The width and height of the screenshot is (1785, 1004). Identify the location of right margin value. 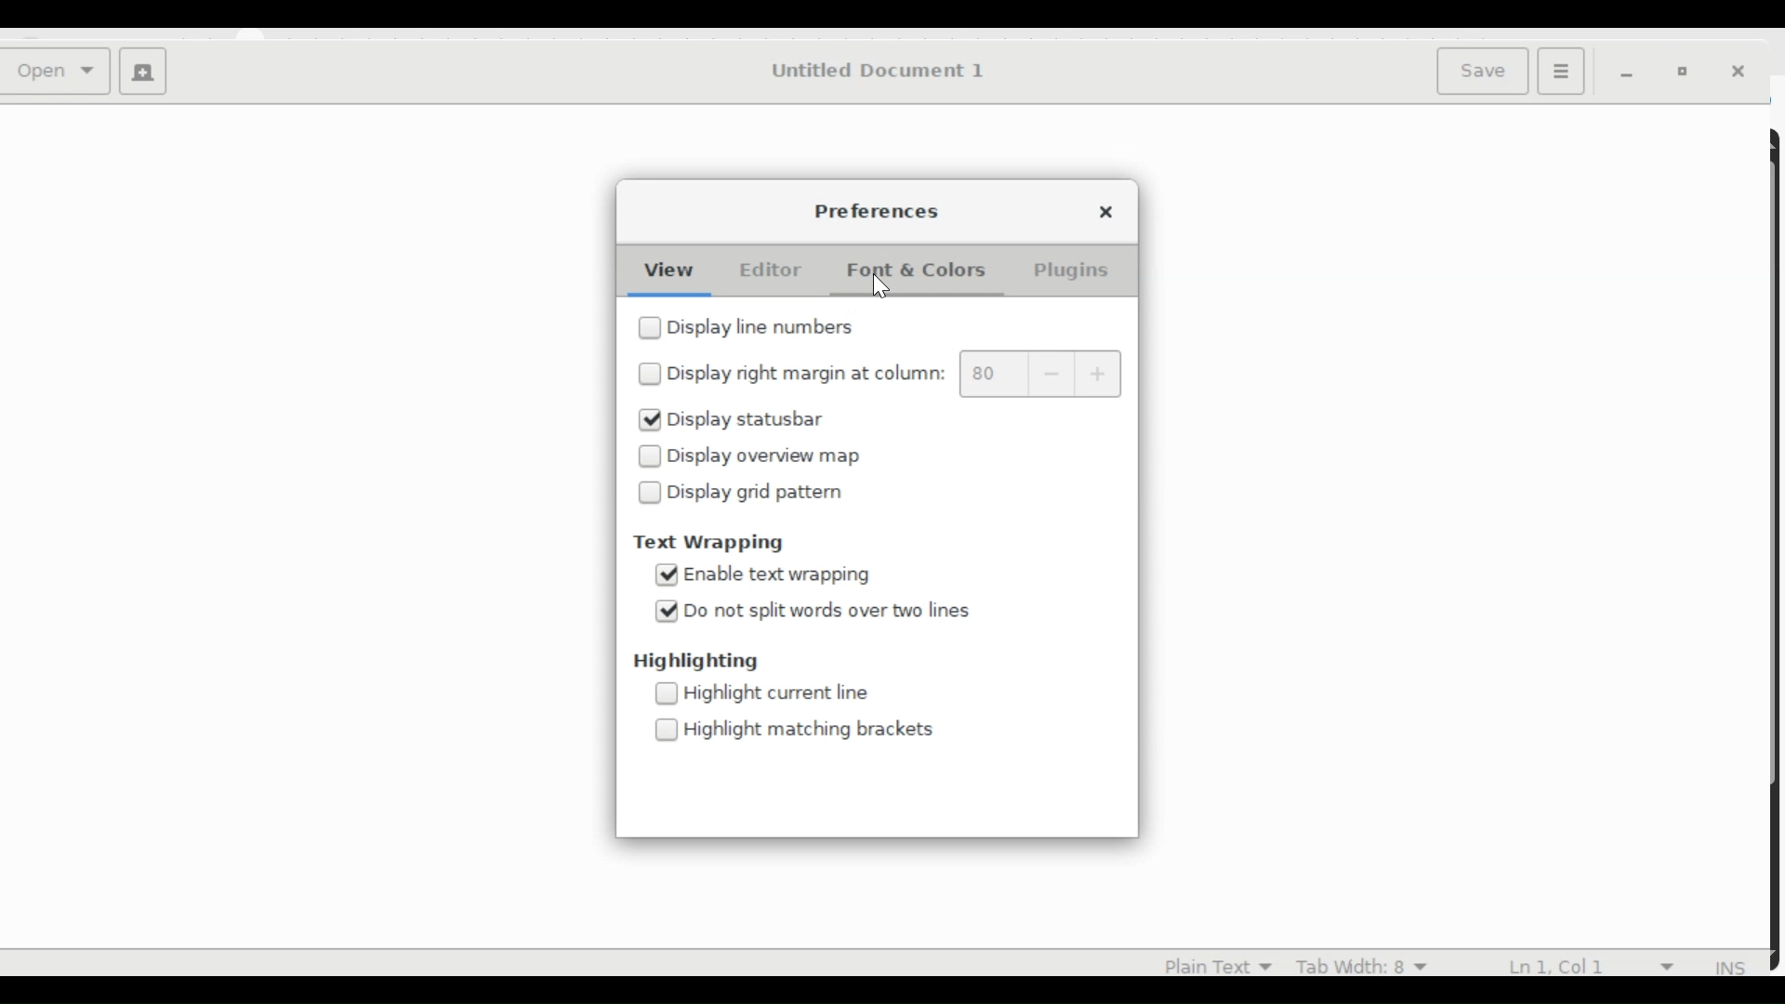
(995, 374).